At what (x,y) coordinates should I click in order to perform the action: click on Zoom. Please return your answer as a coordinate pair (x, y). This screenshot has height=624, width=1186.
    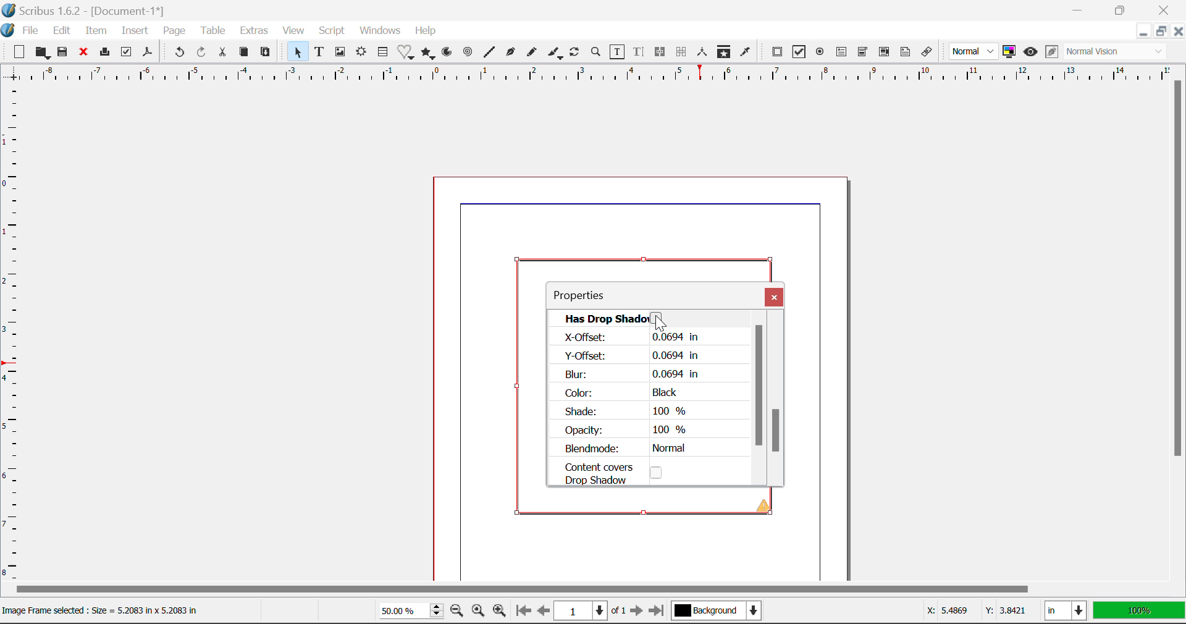
    Looking at the image, I should click on (597, 54).